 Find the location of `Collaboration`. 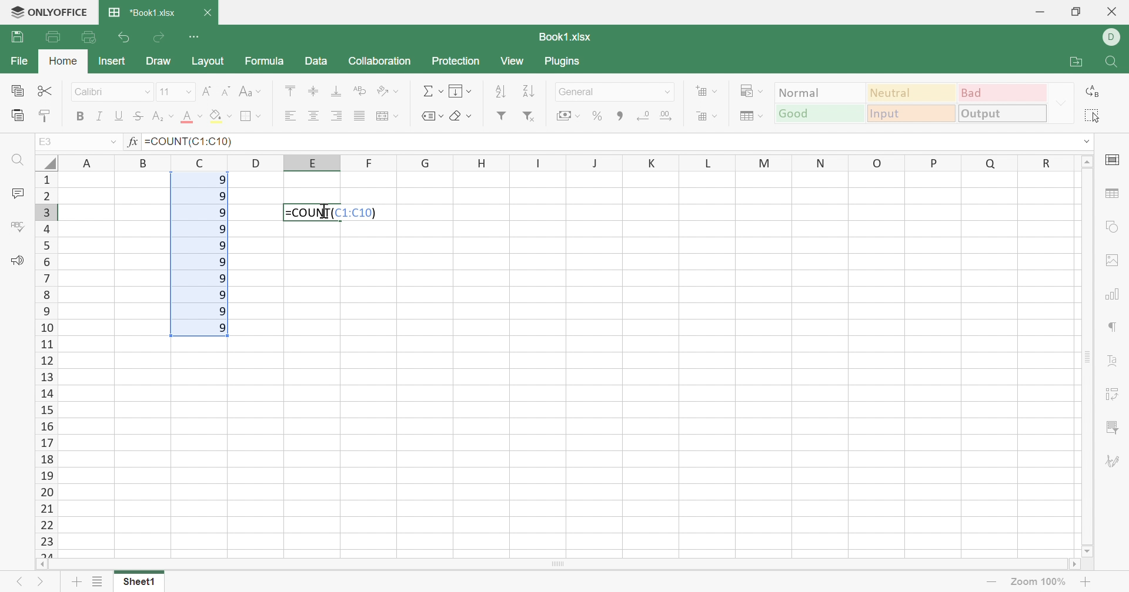

Collaboration is located at coordinates (382, 63).